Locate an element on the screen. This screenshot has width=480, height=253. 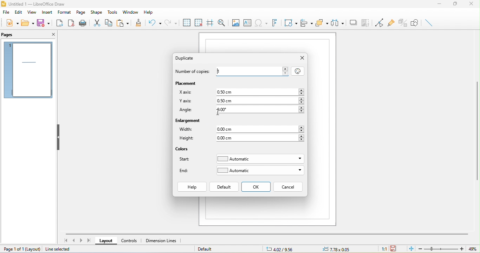
shadow is located at coordinates (353, 23).